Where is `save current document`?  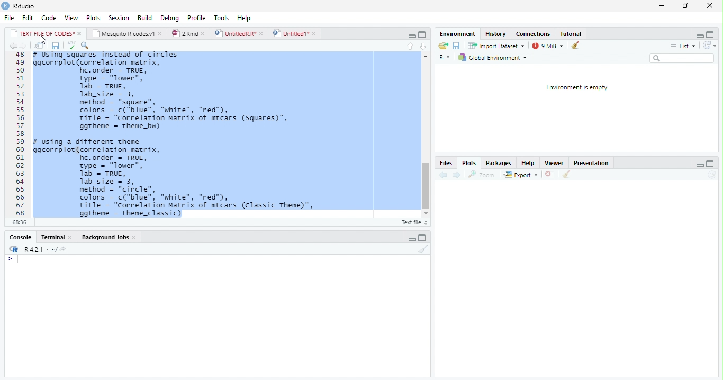
save current document is located at coordinates (56, 46).